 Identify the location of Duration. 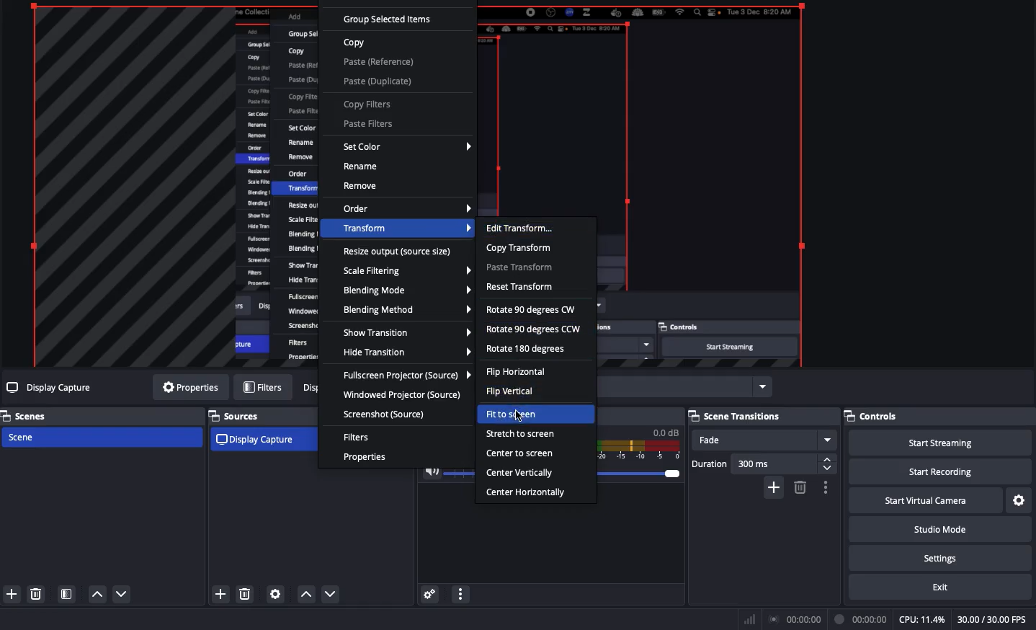
(762, 465).